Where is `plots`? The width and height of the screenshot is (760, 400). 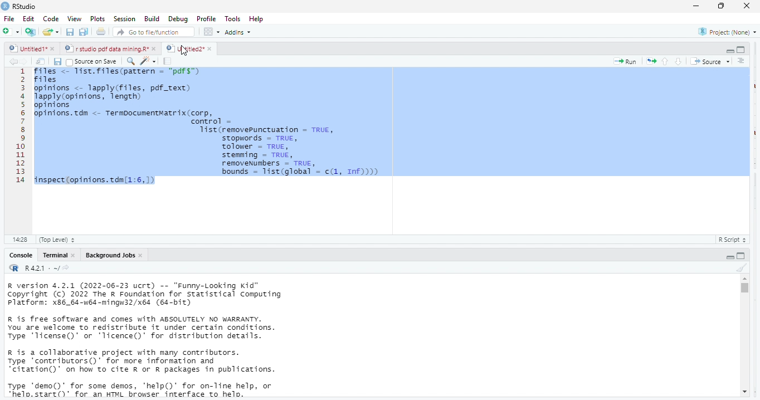 plots is located at coordinates (98, 19).